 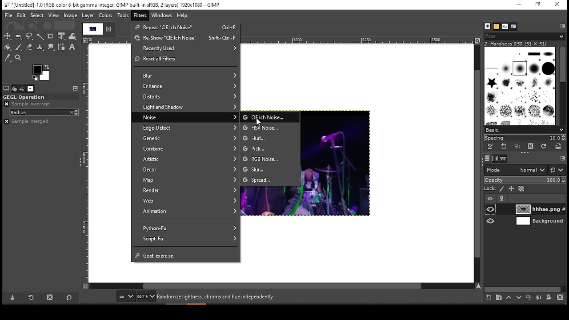 What do you see at coordinates (28, 104) in the screenshot?
I see `sample average` at bounding box center [28, 104].